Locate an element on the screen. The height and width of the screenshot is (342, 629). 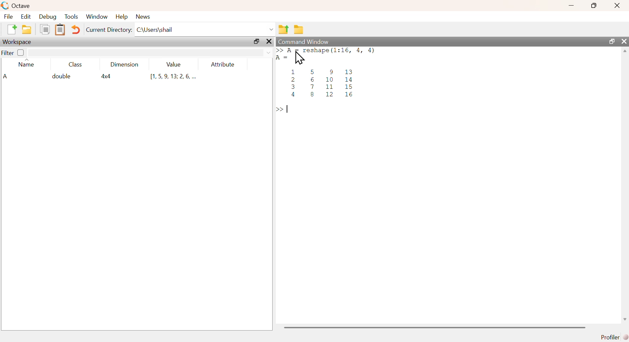
help is located at coordinates (123, 17).